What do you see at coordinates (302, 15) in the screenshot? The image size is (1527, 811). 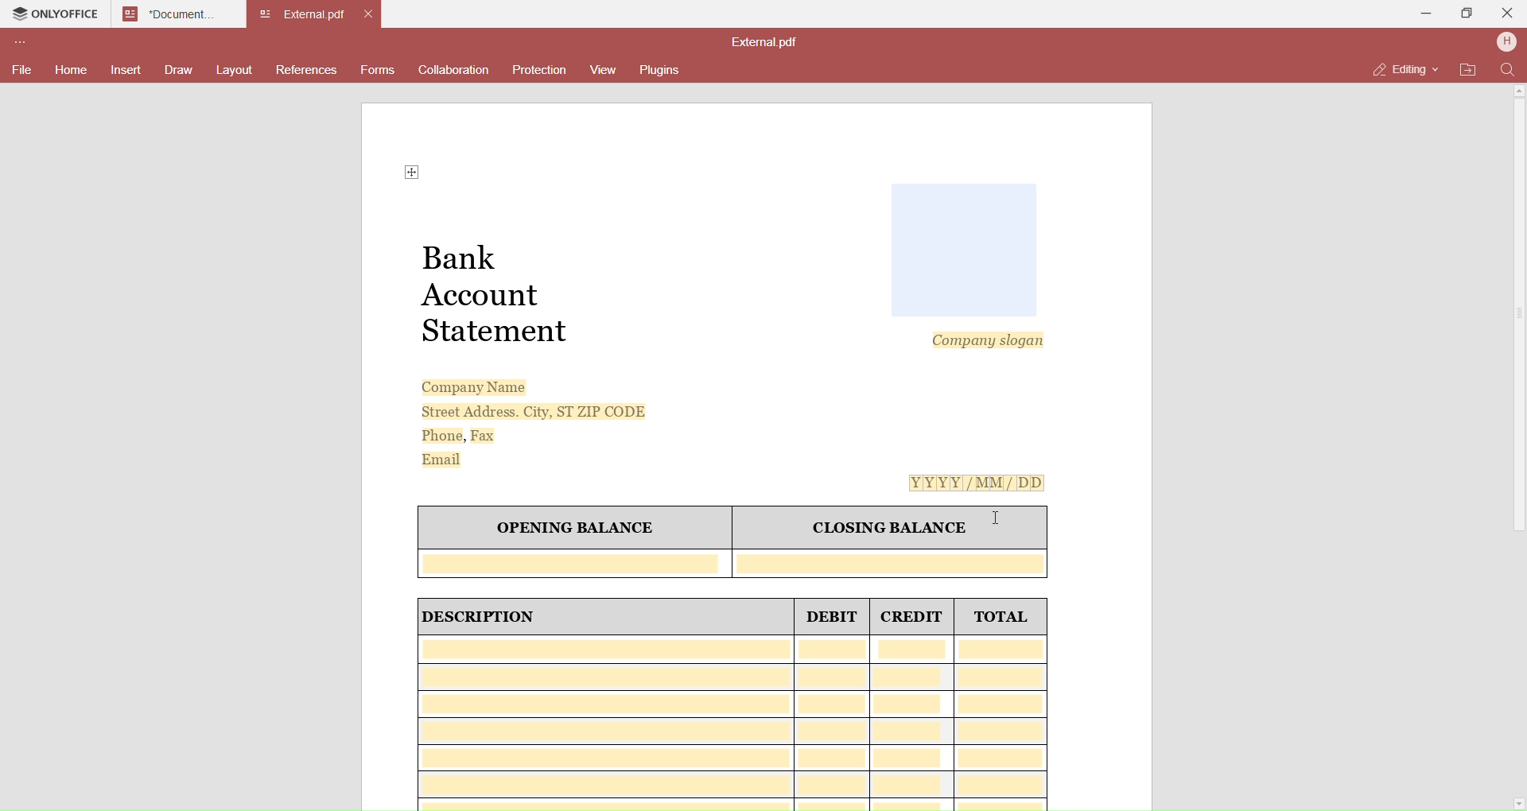 I see `Current document` at bounding box center [302, 15].